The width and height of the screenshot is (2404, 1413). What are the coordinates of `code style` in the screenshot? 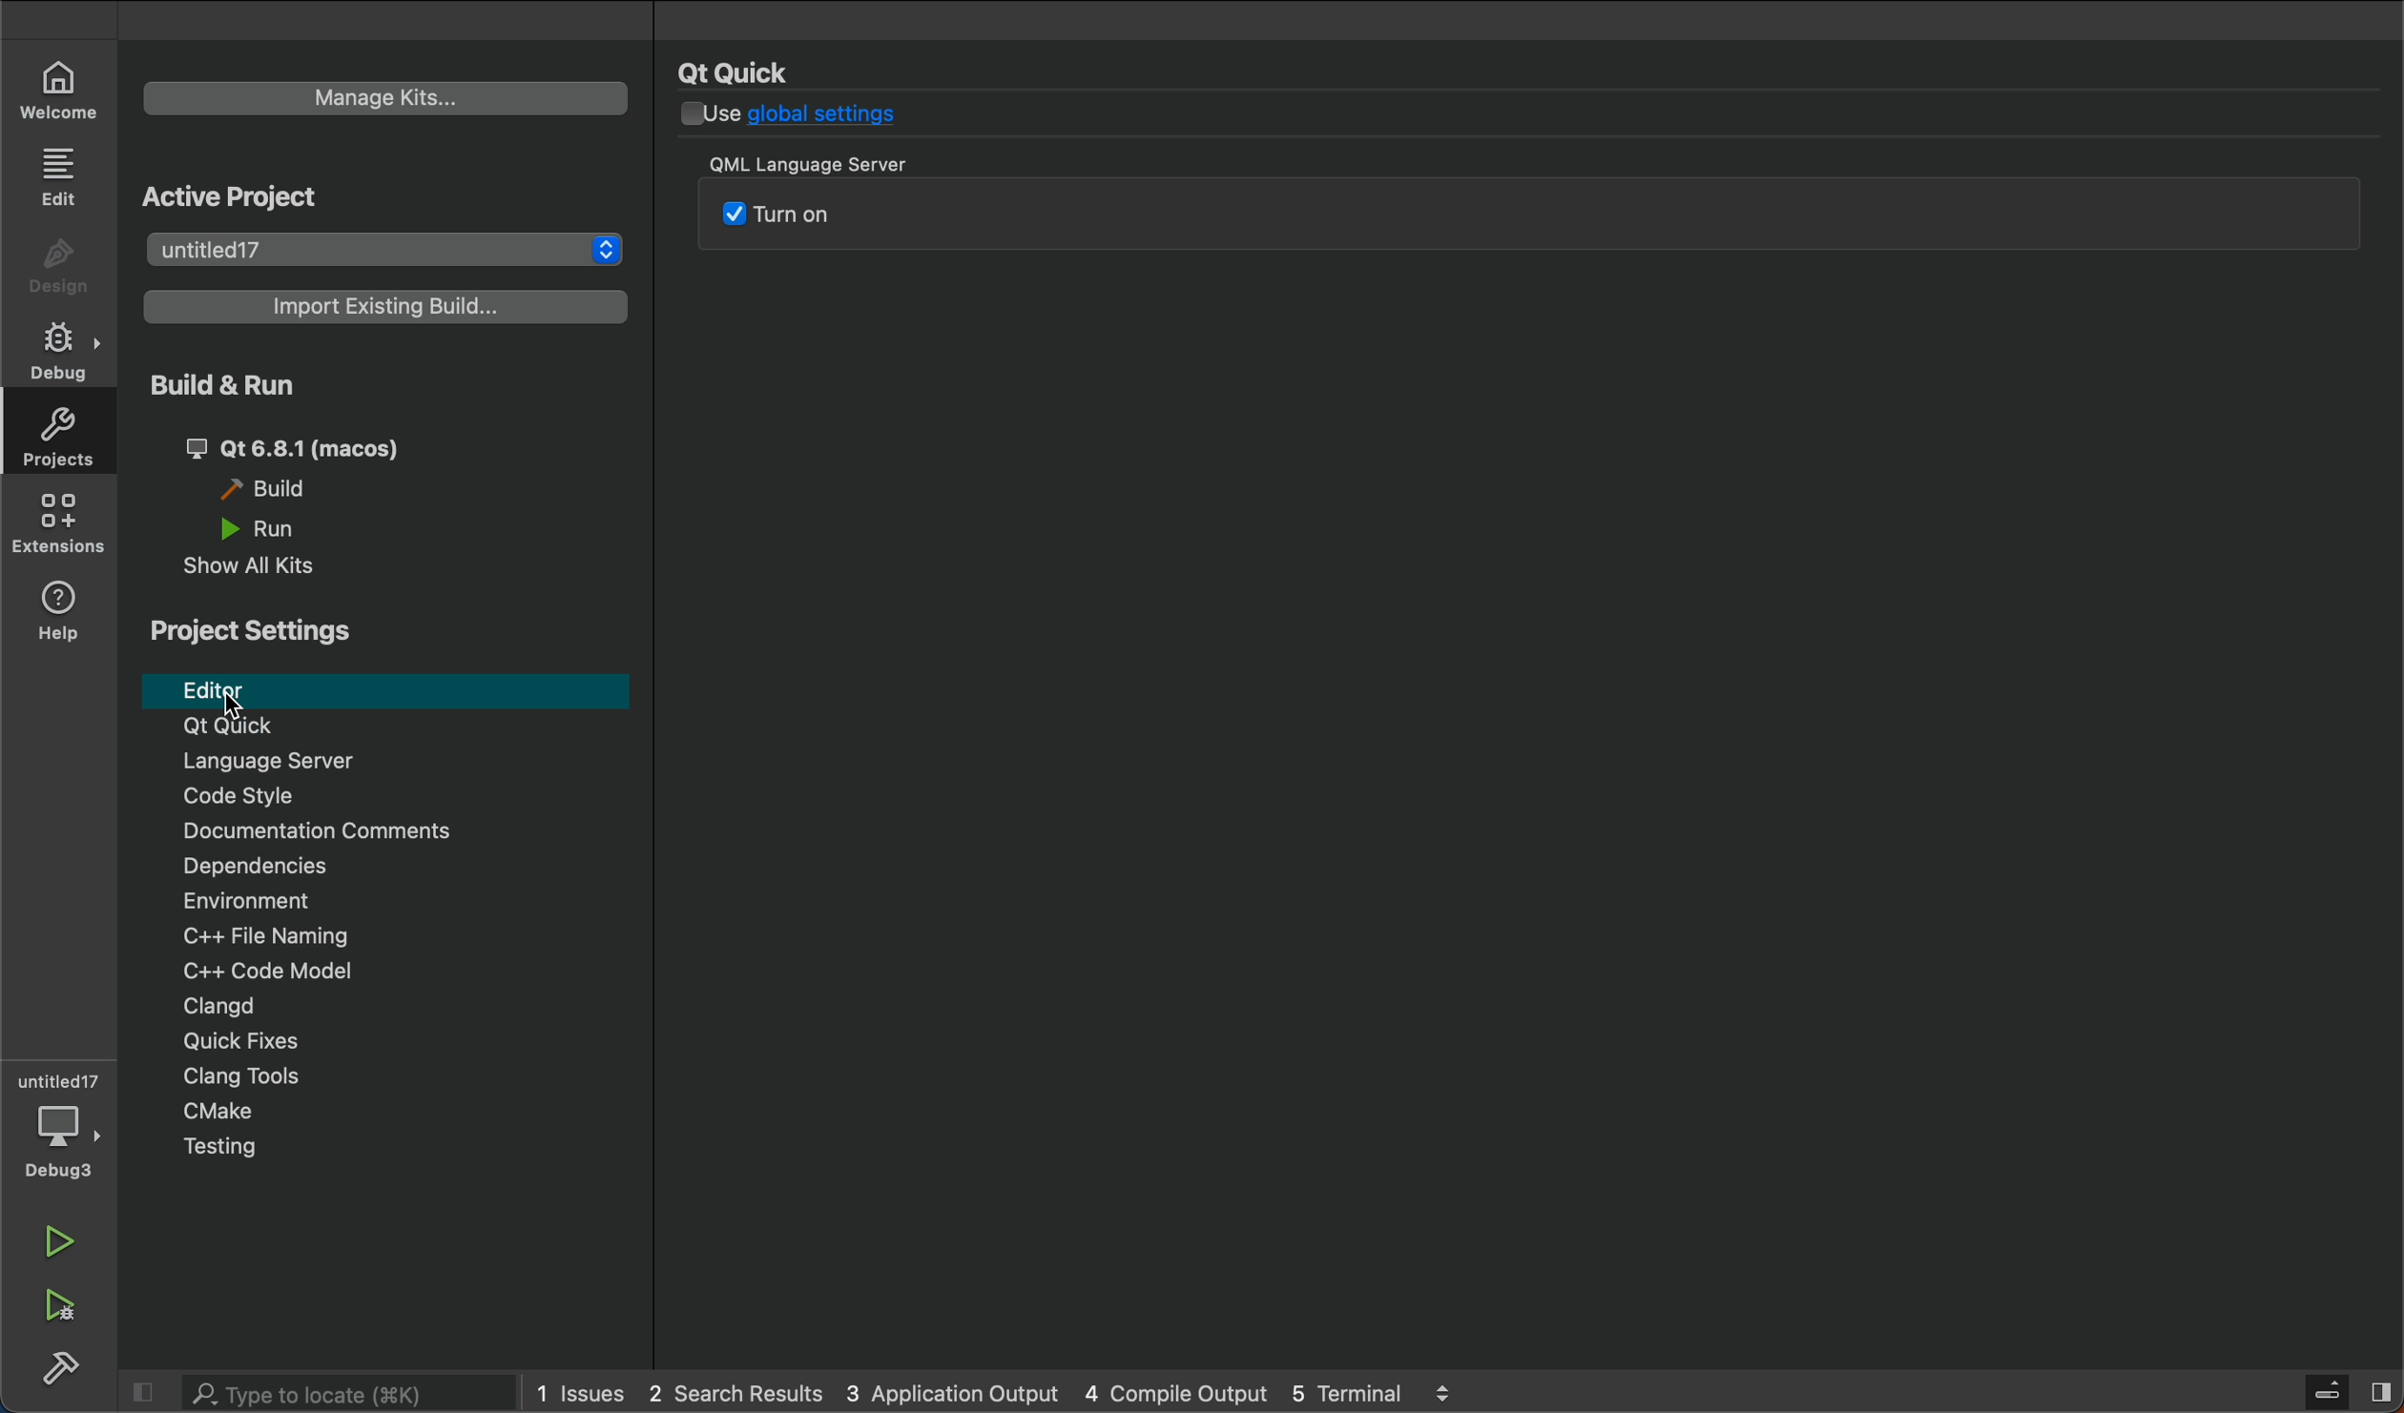 It's located at (375, 799).